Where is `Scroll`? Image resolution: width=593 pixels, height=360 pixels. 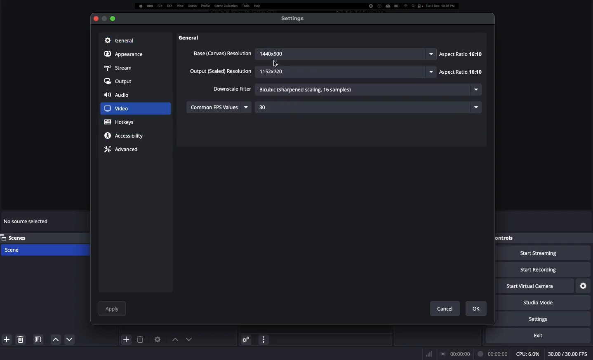
Scroll is located at coordinates (485, 163).